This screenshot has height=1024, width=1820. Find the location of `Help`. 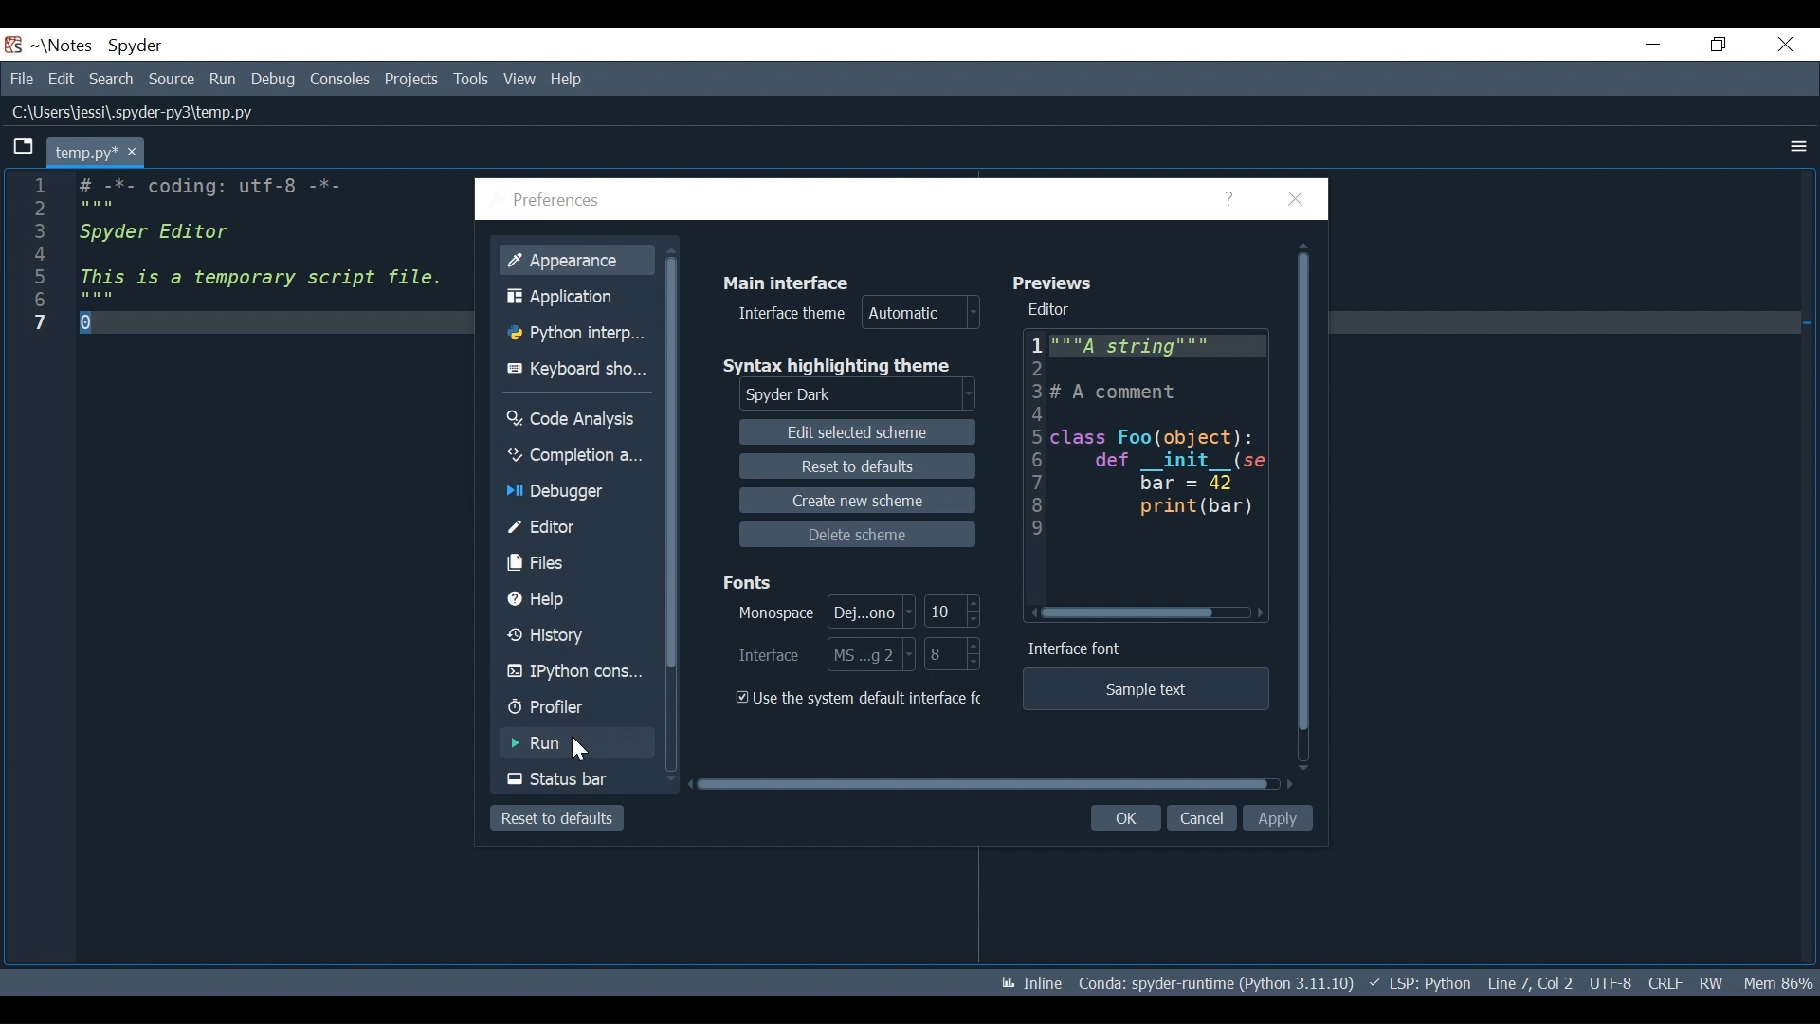

Help is located at coordinates (579, 78).